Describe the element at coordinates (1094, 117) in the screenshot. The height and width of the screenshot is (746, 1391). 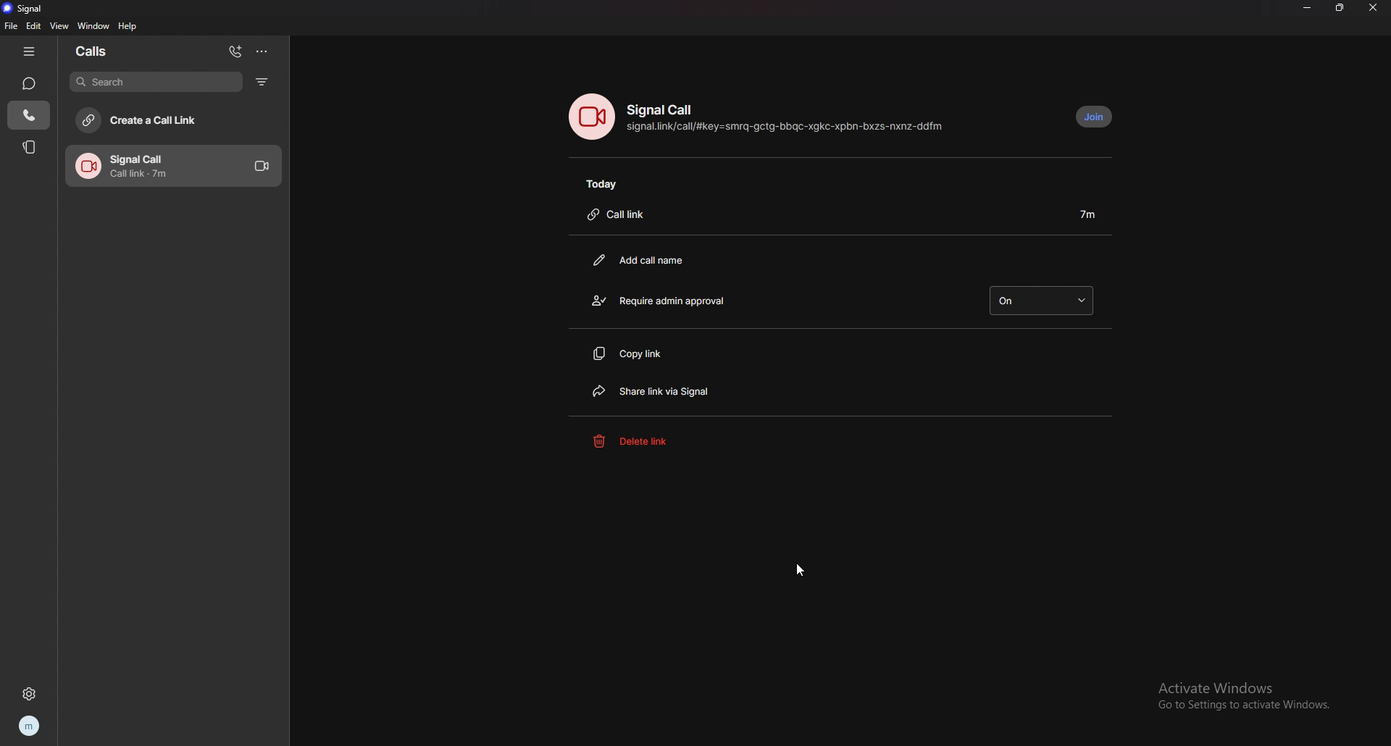
I see `join` at that location.